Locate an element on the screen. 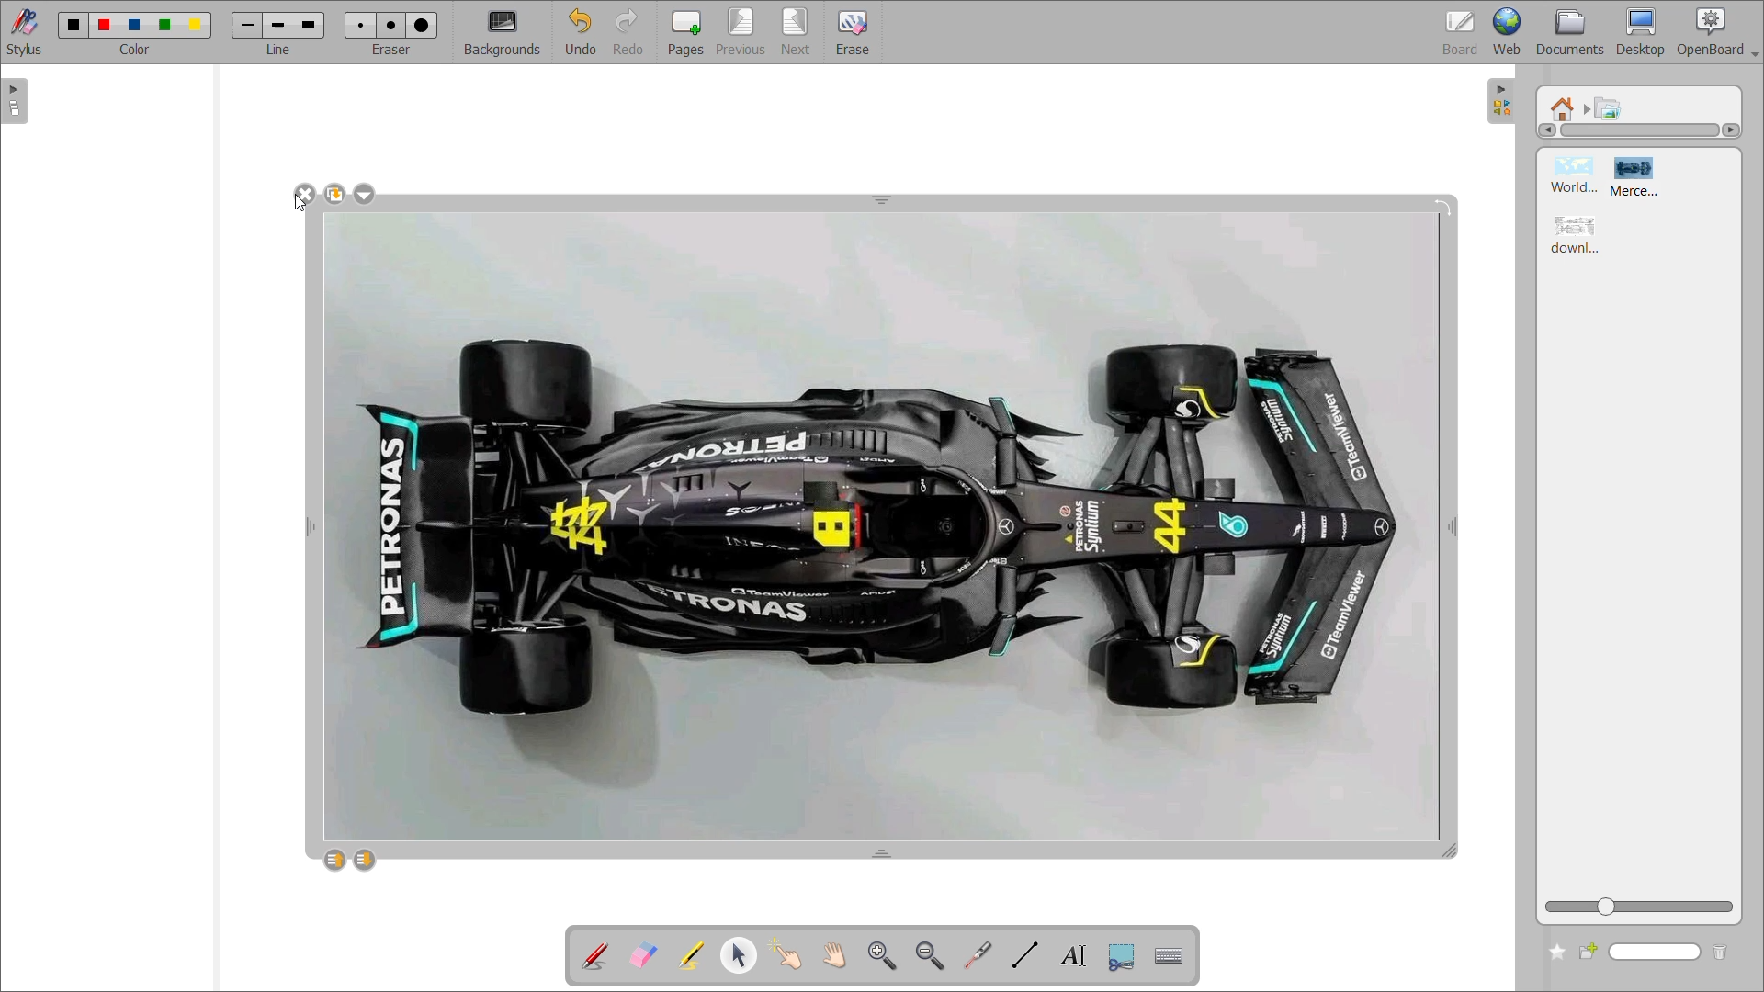 The height and width of the screenshot is (992, 1764). image 3 is located at coordinates (1577, 231).